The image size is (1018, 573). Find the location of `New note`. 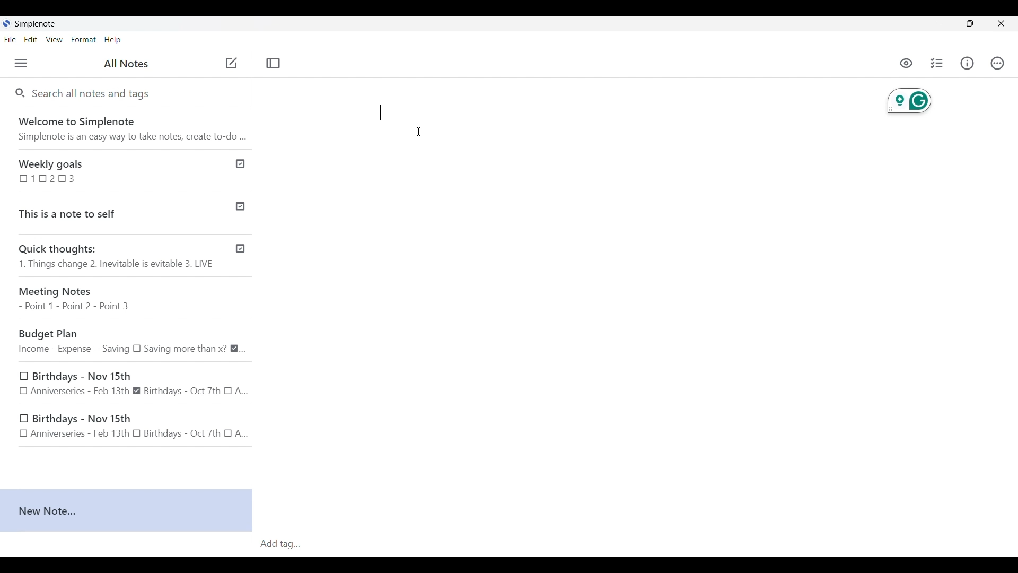

New note is located at coordinates (126, 511).